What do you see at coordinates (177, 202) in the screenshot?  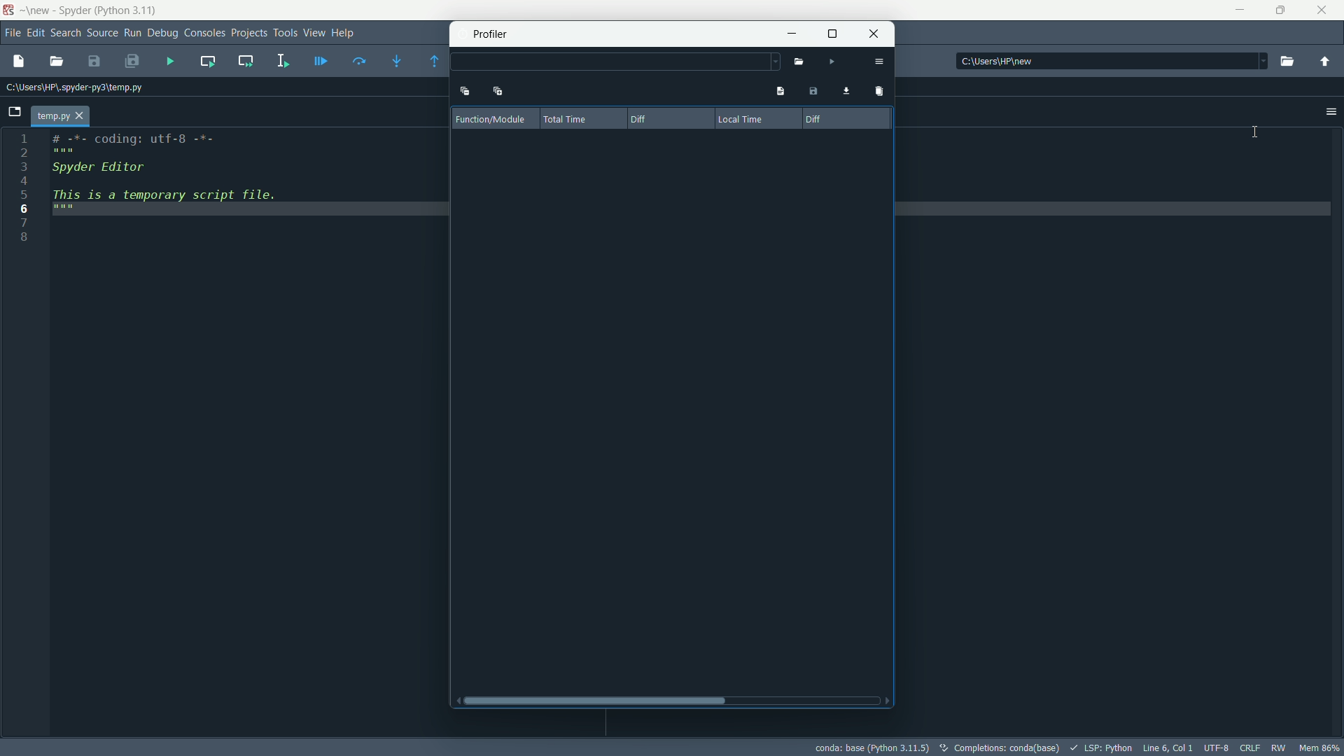 I see `This is a temporary script file.` at bounding box center [177, 202].